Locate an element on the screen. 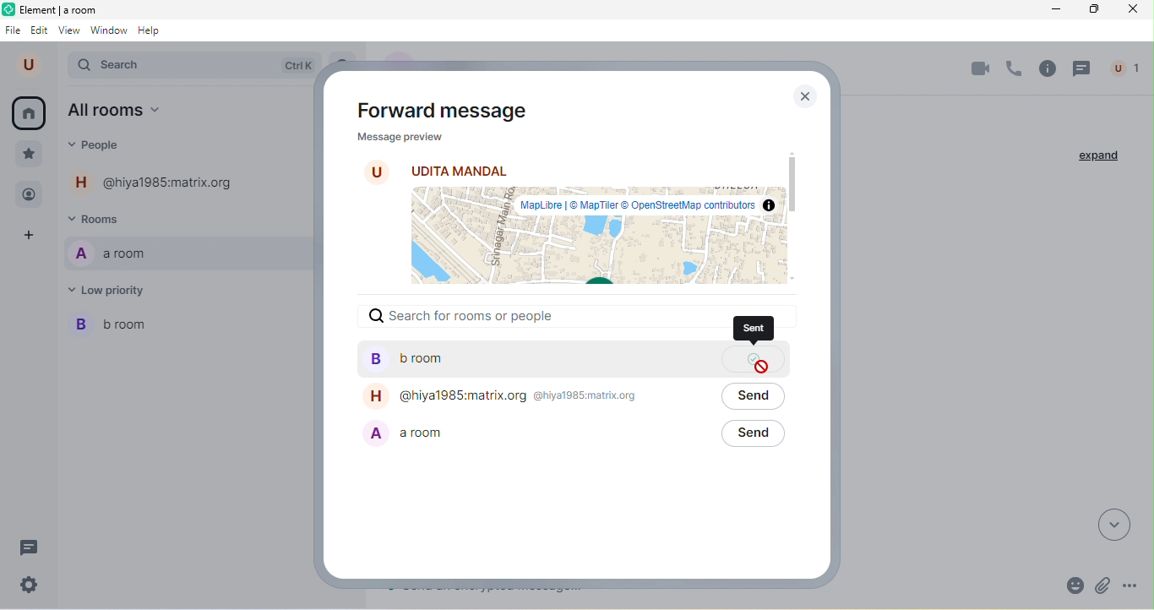 The height and width of the screenshot is (610, 1154). message sent is located at coordinates (753, 358).